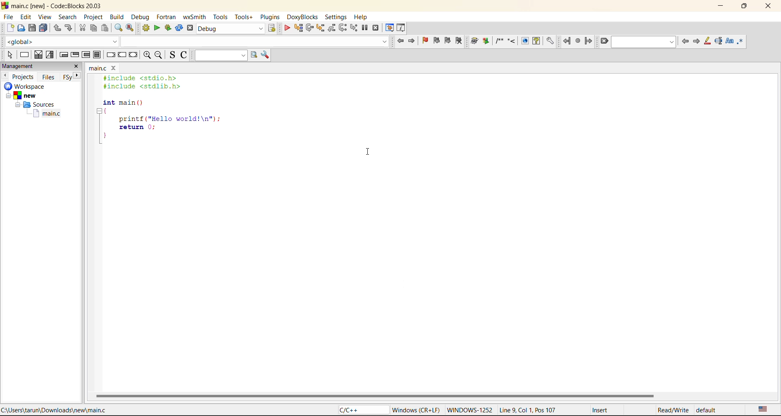 Image resolution: width=781 pixels, height=416 pixels. I want to click on clear bookmark, so click(459, 40).